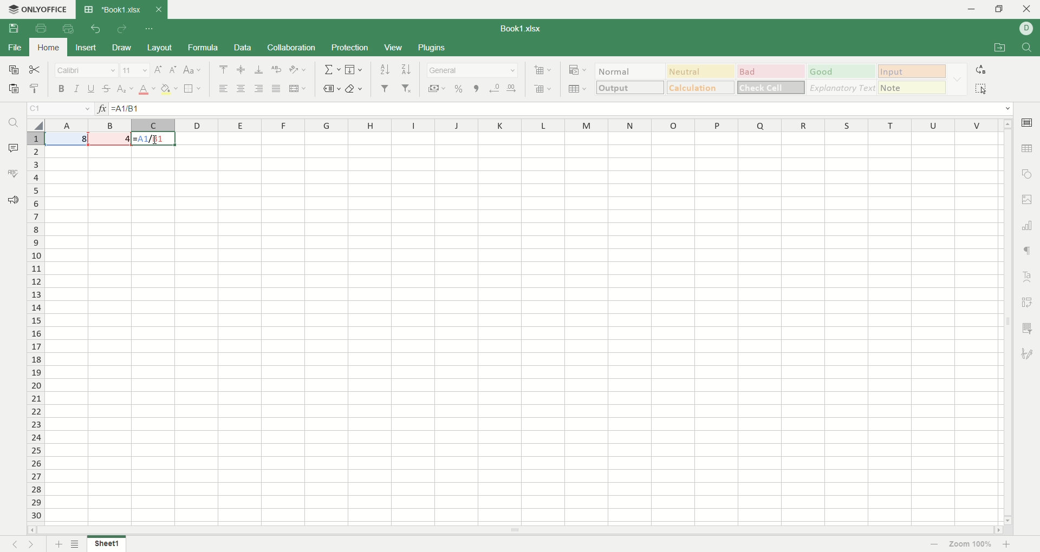 This screenshot has width=1040, height=552. I want to click on summation, so click(331, 69).